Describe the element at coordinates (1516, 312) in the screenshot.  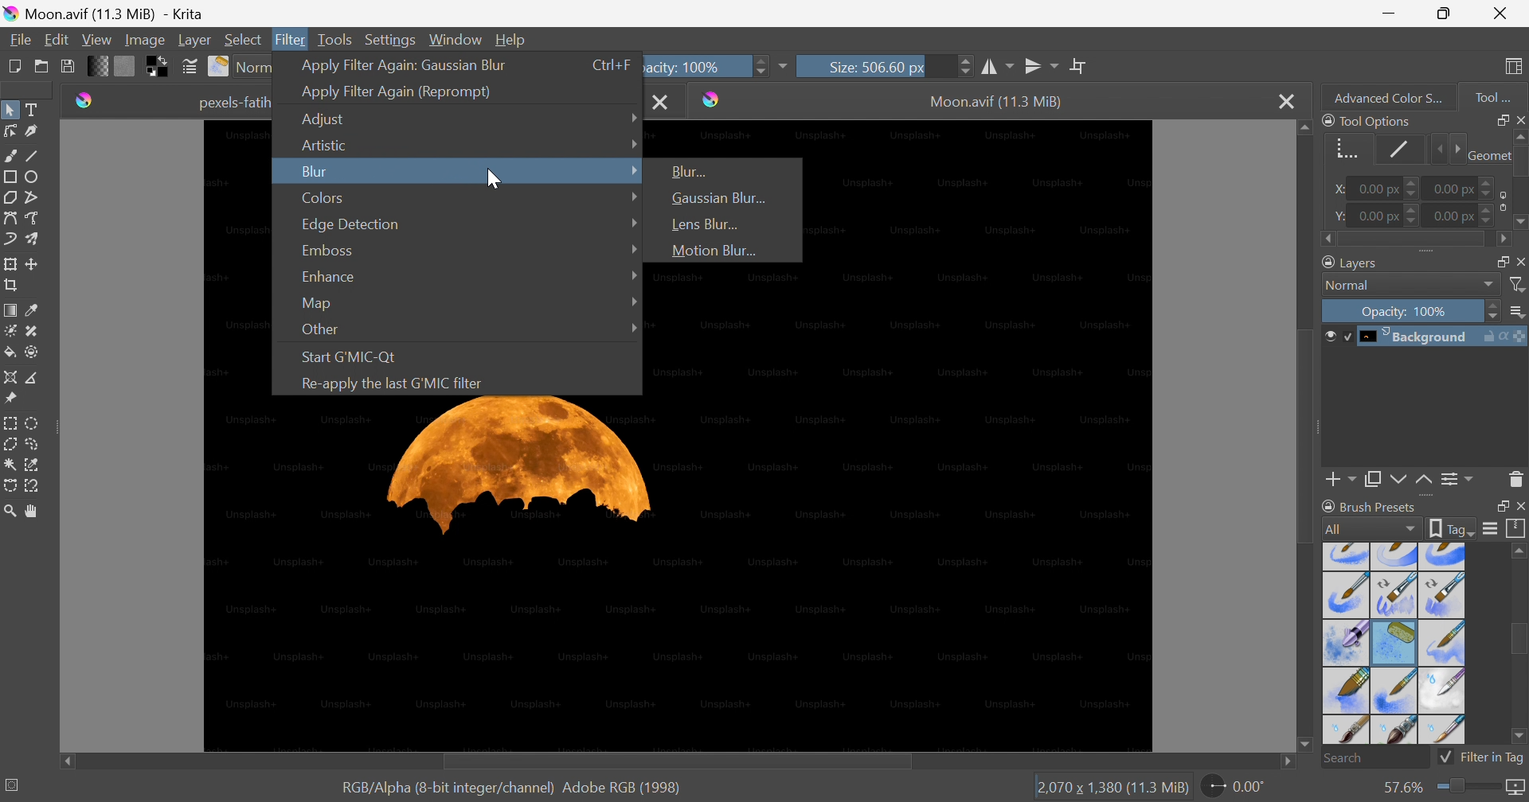
I see `Thumbnail size` at that location.